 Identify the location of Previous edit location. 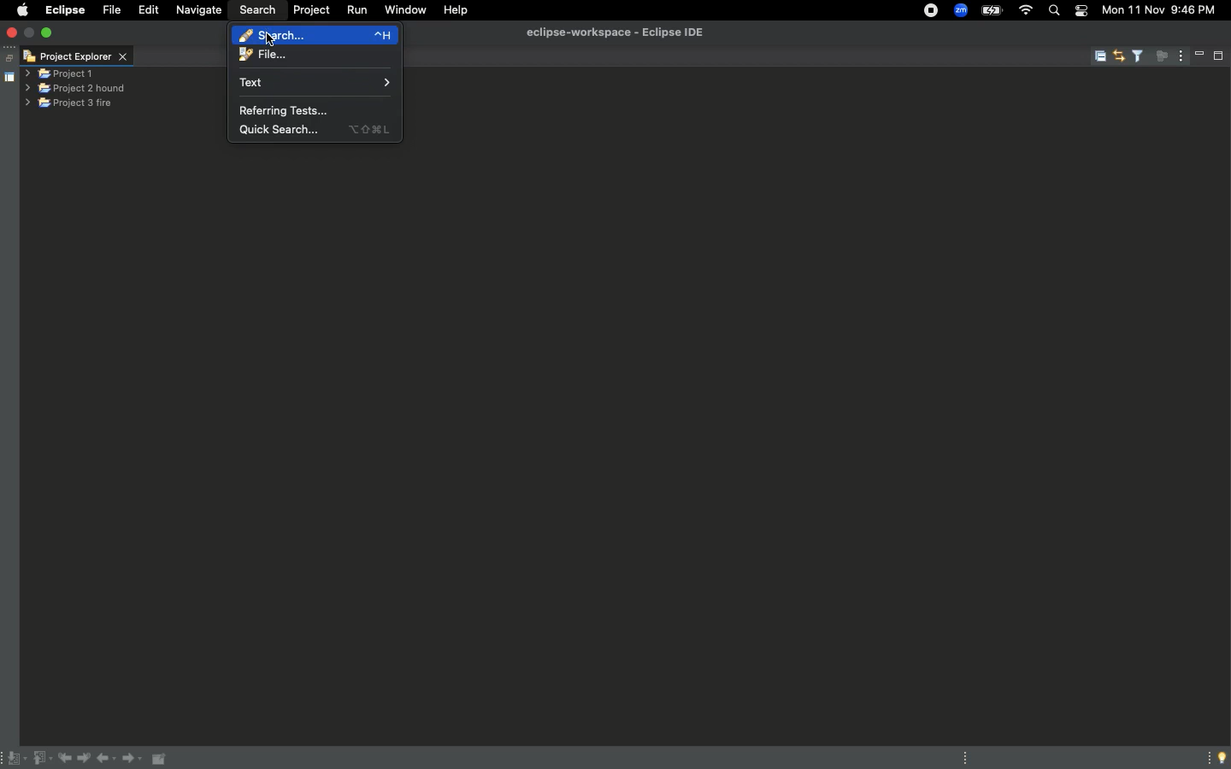
(68, 759).